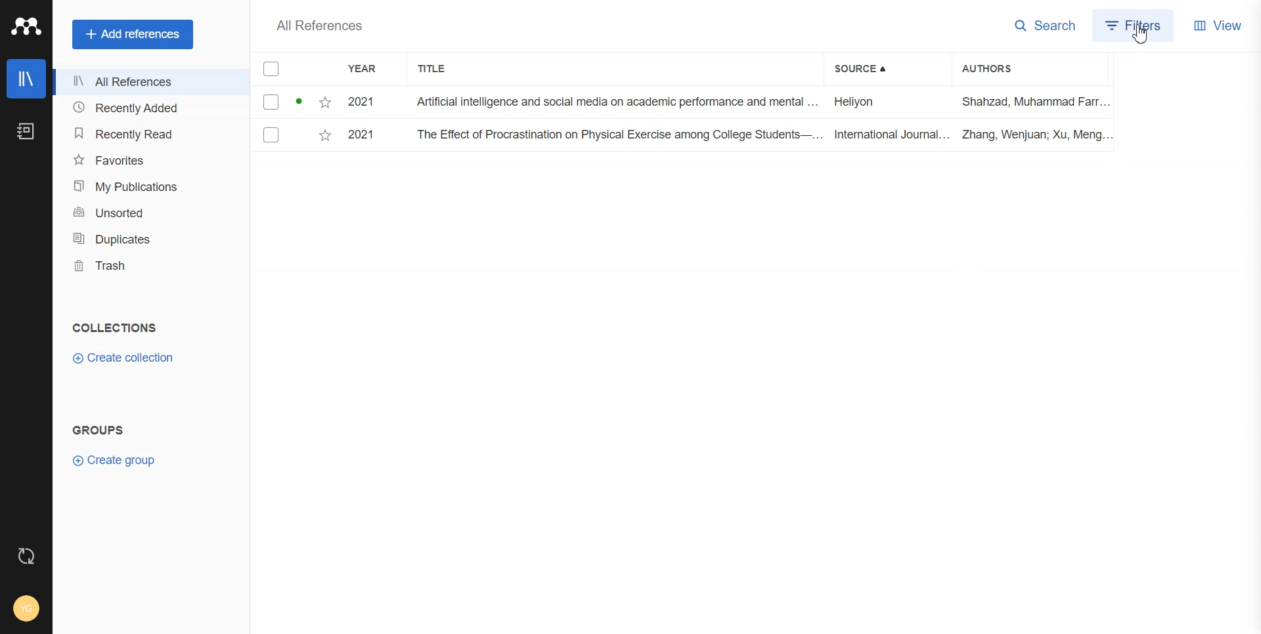 The width and height of the screenshot is (1261, 634). Describe the element at coordinates (143, 213) in the screenshot. I see `Unsorted` at that location.